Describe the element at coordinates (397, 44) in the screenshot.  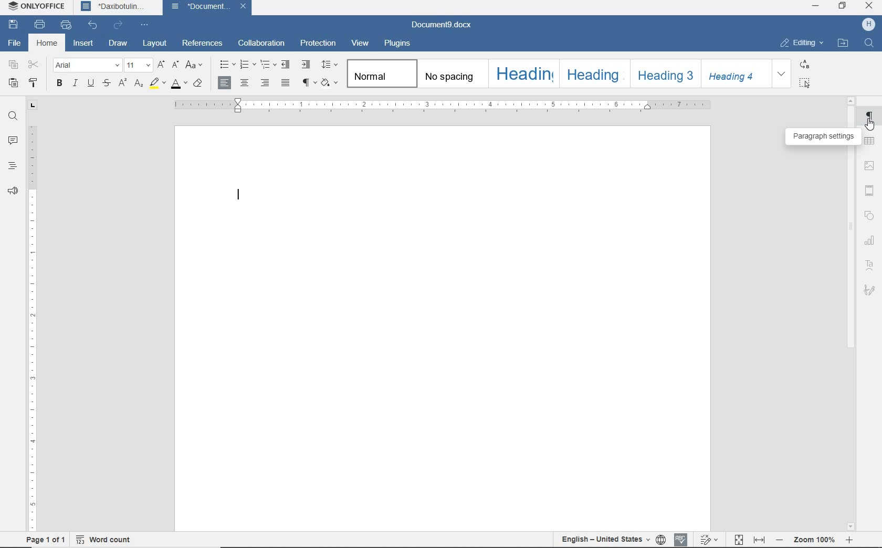
I see `plugins` at that location.